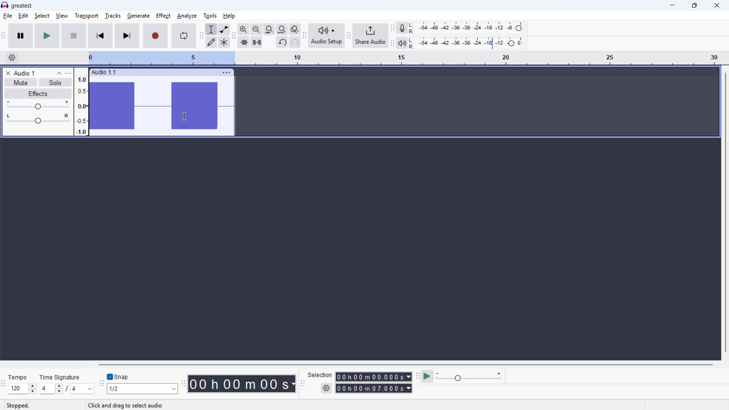  Describe the element at coordinates (4, 385) in the screenshot. I see `Time signature toolbar ` at that location.